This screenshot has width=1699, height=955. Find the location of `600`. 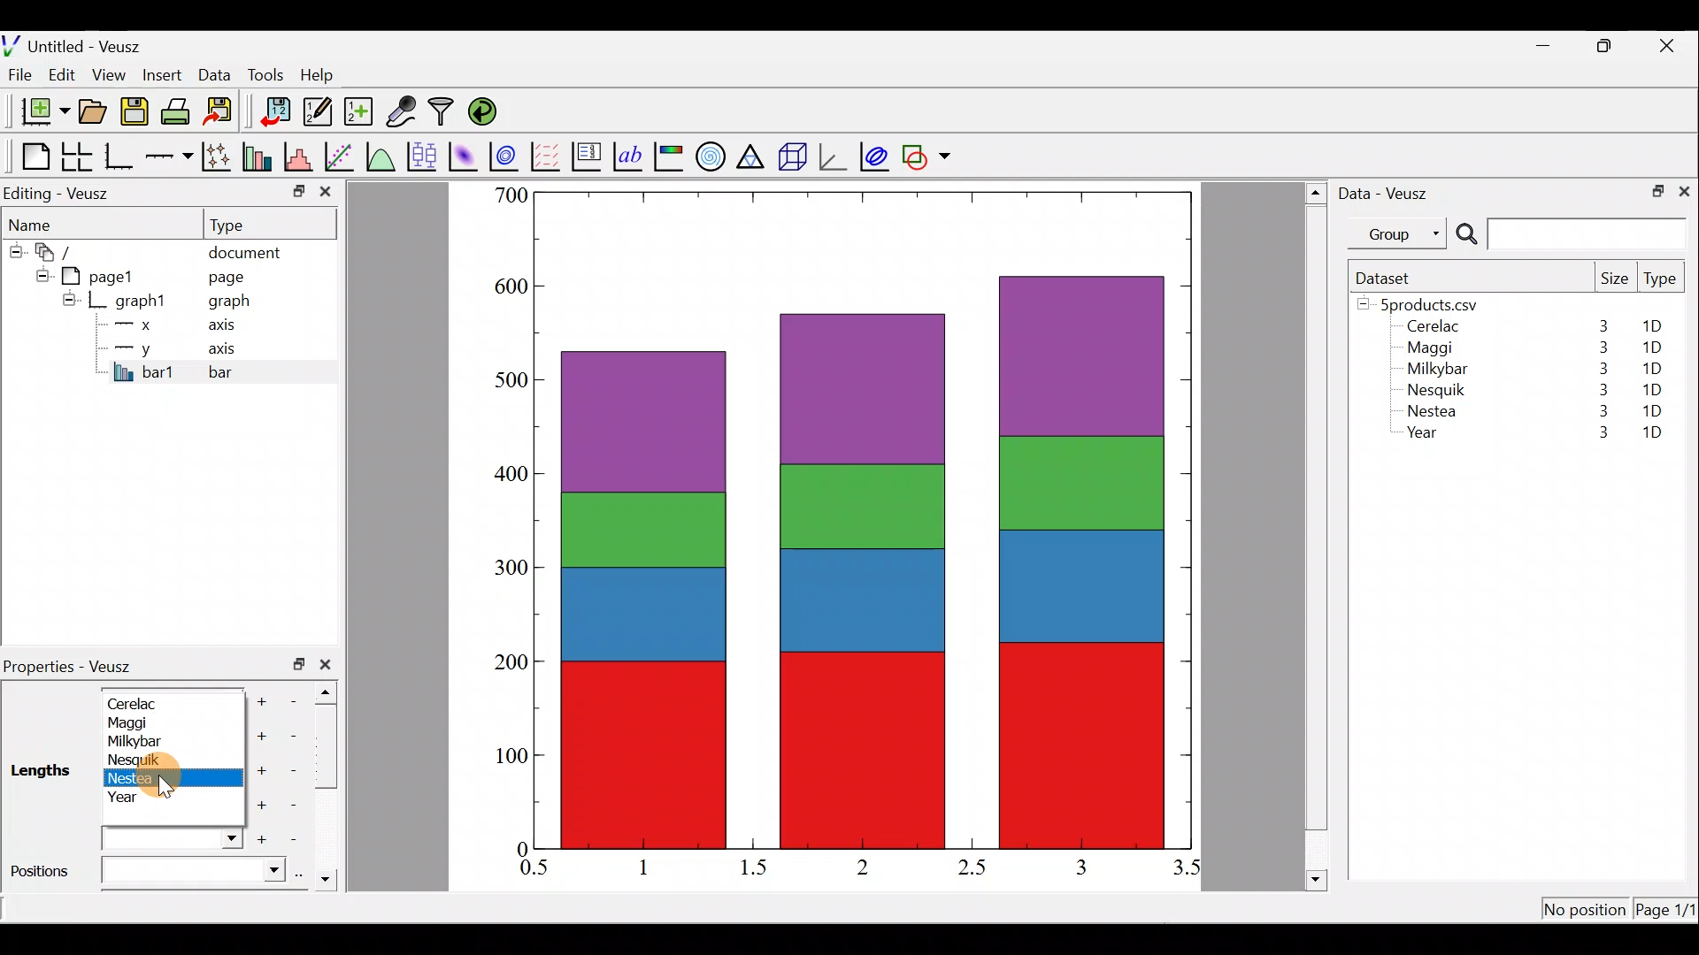

600 is located at coordinates (508, 282).